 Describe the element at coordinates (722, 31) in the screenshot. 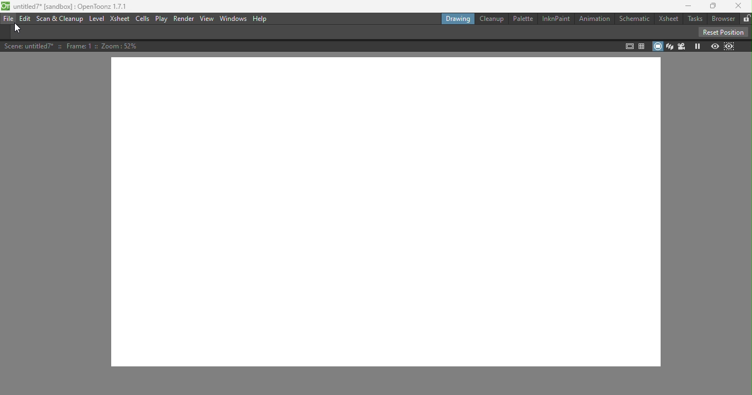

I see `Reset position` at that location.